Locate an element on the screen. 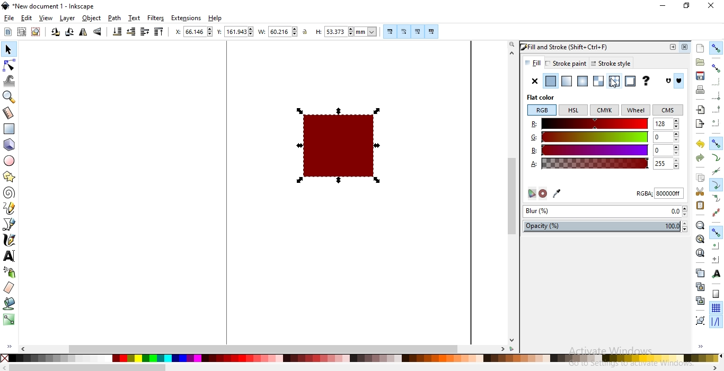 The width and height of the screenshot is (724, 371). snap text anchors and baselines is located at coordinates (715, 273).